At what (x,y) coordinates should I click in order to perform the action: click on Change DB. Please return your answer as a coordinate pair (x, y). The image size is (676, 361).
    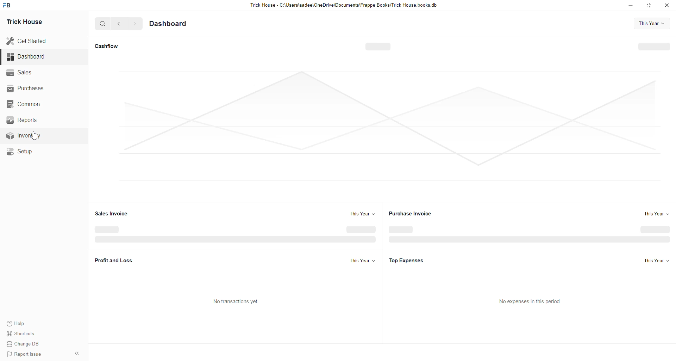
    Looking at the image, I should click on (24, 344).